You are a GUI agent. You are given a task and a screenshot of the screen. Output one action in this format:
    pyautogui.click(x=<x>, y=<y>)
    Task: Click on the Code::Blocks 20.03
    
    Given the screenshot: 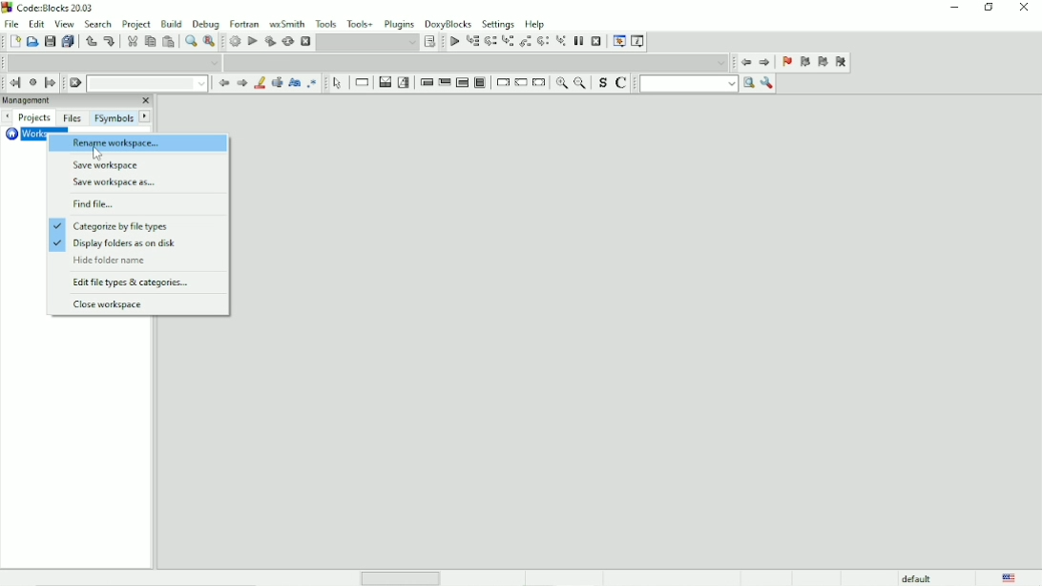 What is the action you would take?
    pyautogui.click(x=49, y=8)
    